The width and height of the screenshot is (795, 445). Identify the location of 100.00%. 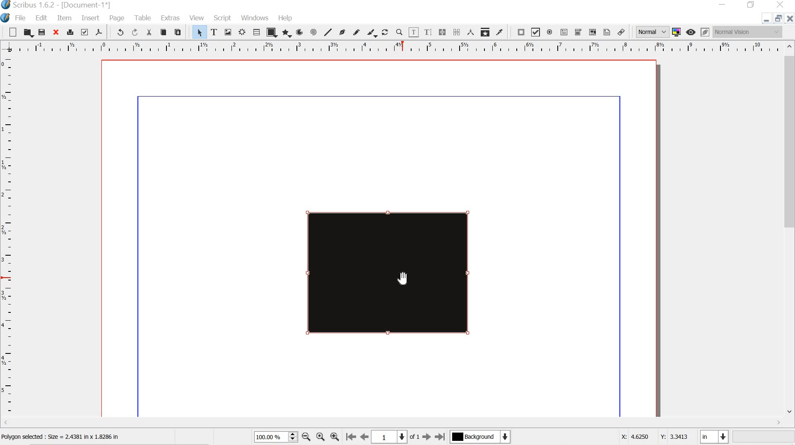
(275, 437).